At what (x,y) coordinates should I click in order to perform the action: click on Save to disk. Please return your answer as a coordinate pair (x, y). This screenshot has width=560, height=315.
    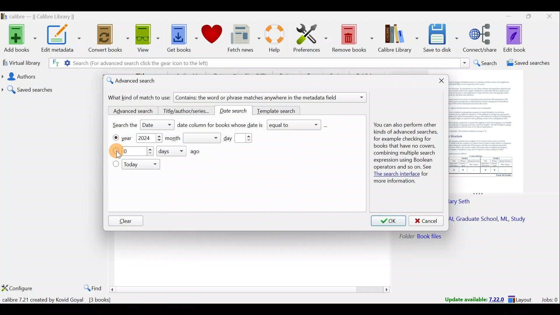
    Looking at the image, I should click on (442, 39).